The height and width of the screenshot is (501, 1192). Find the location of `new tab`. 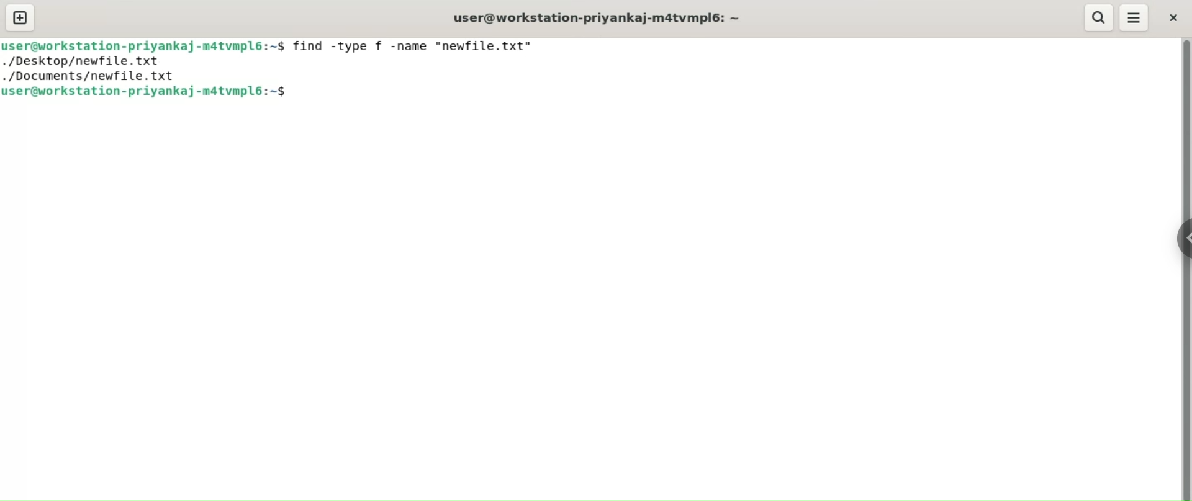

new tab is located at coordinates (19, 17).